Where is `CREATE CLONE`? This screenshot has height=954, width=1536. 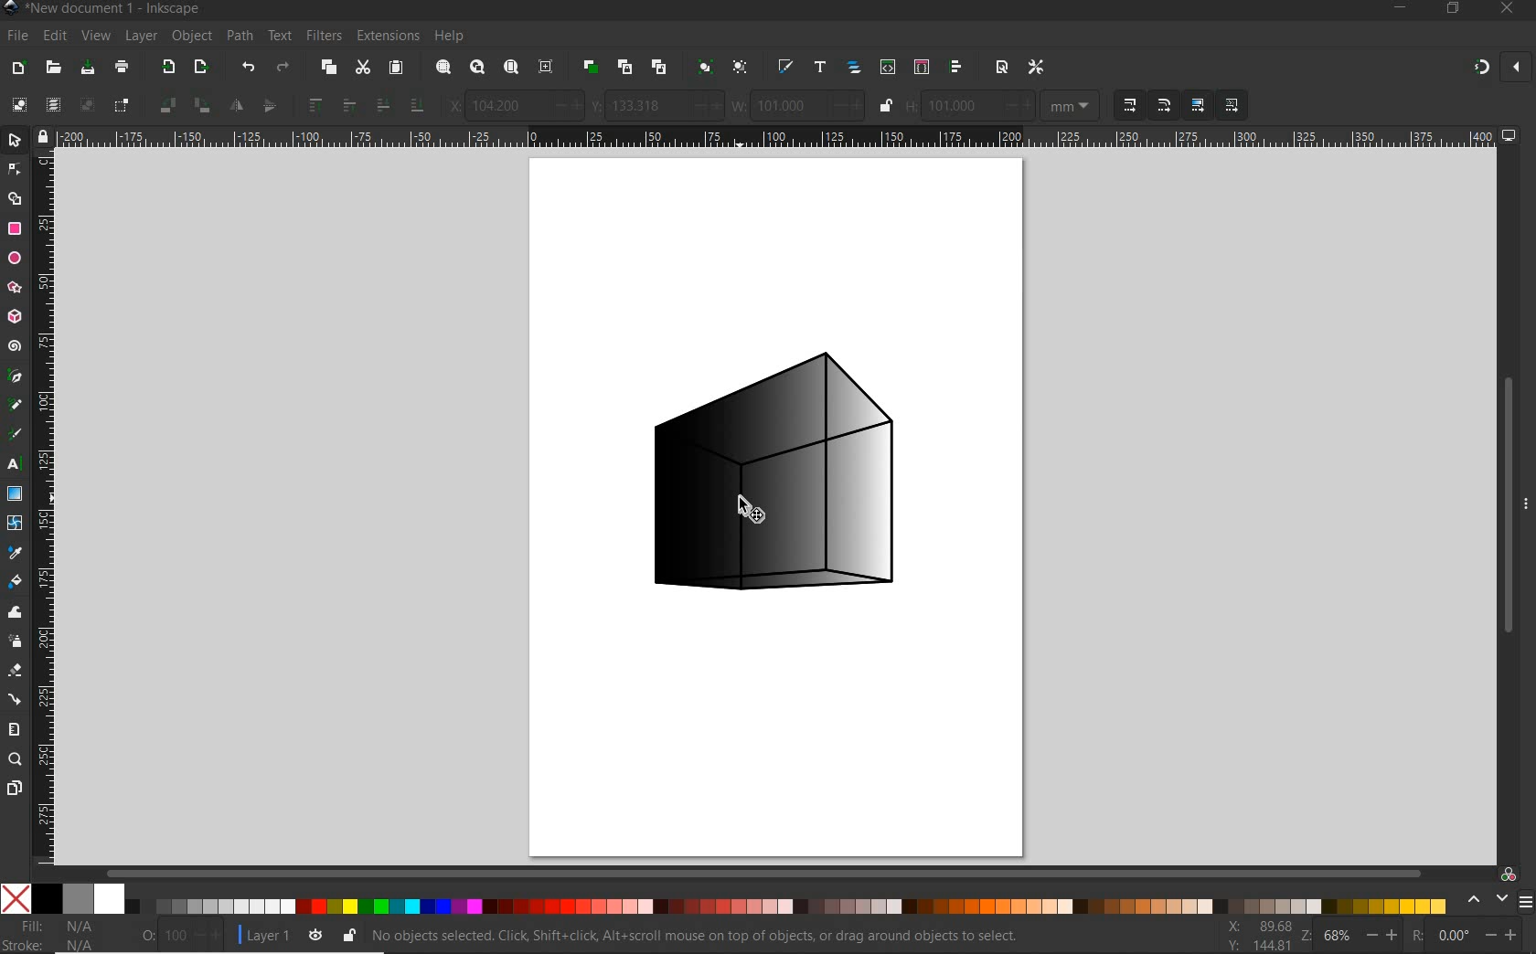
CREATE CLONE is located at coordinates (625, 66).